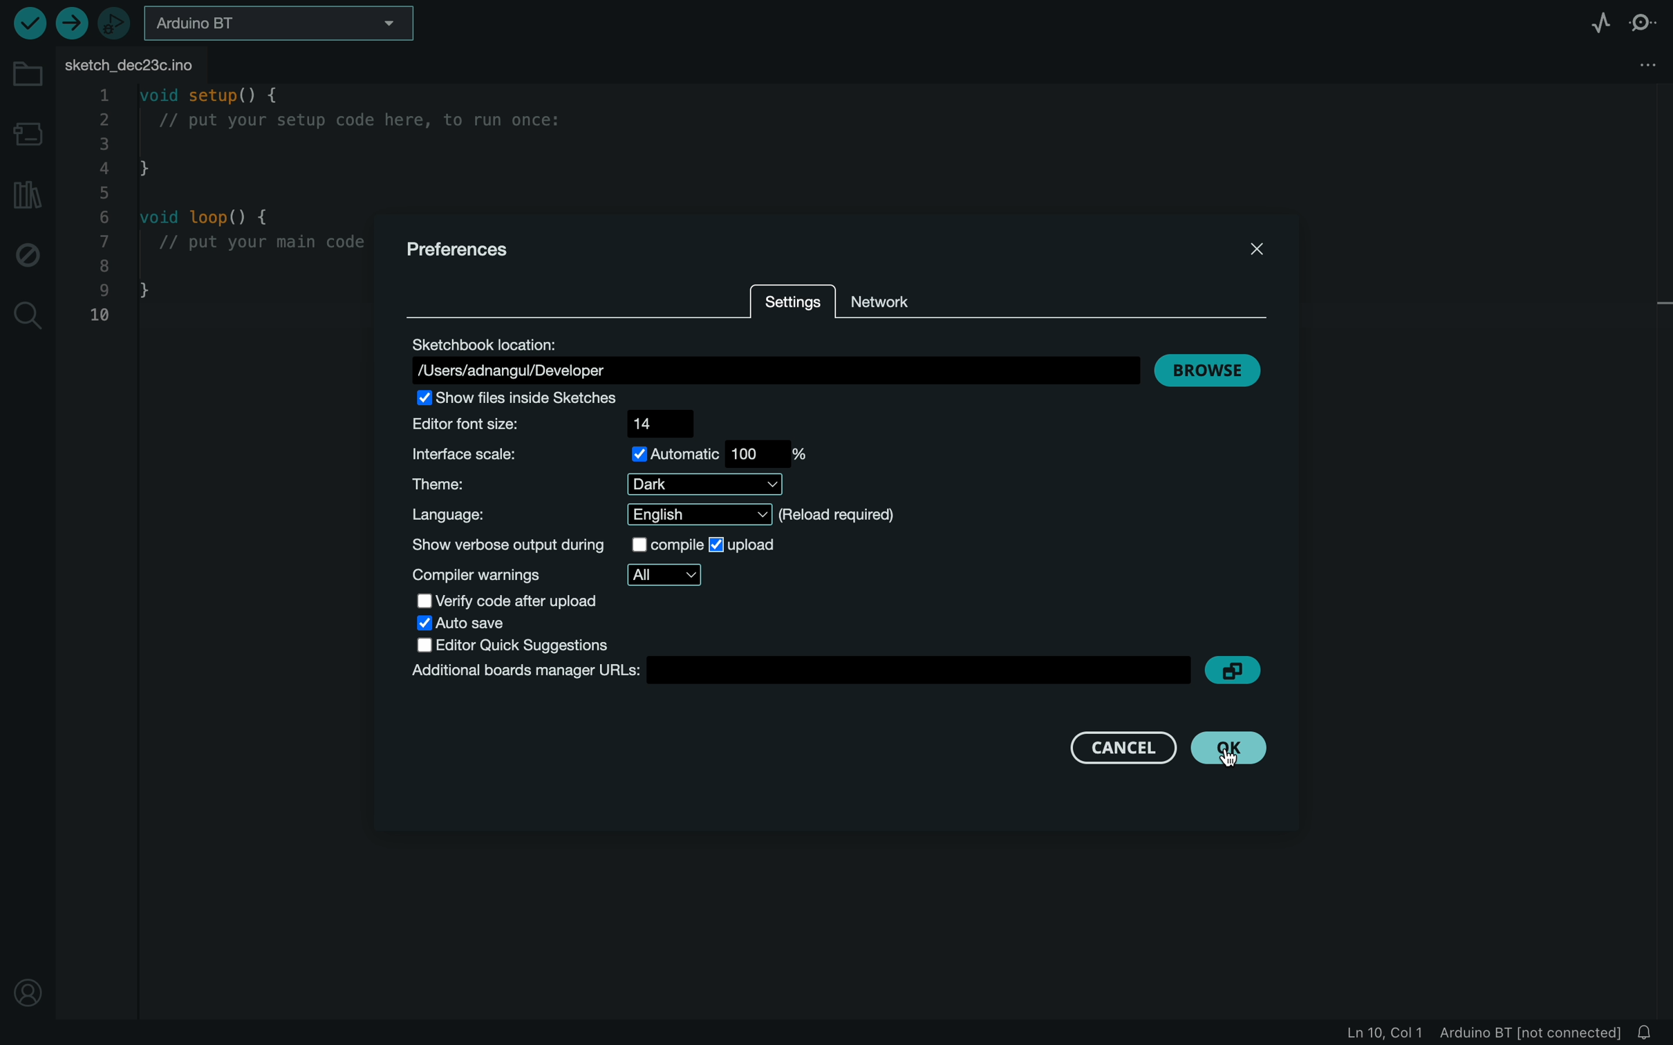  Describe the element at coordinates (568, 576) in the screenshot. I see `compiler` at that location.